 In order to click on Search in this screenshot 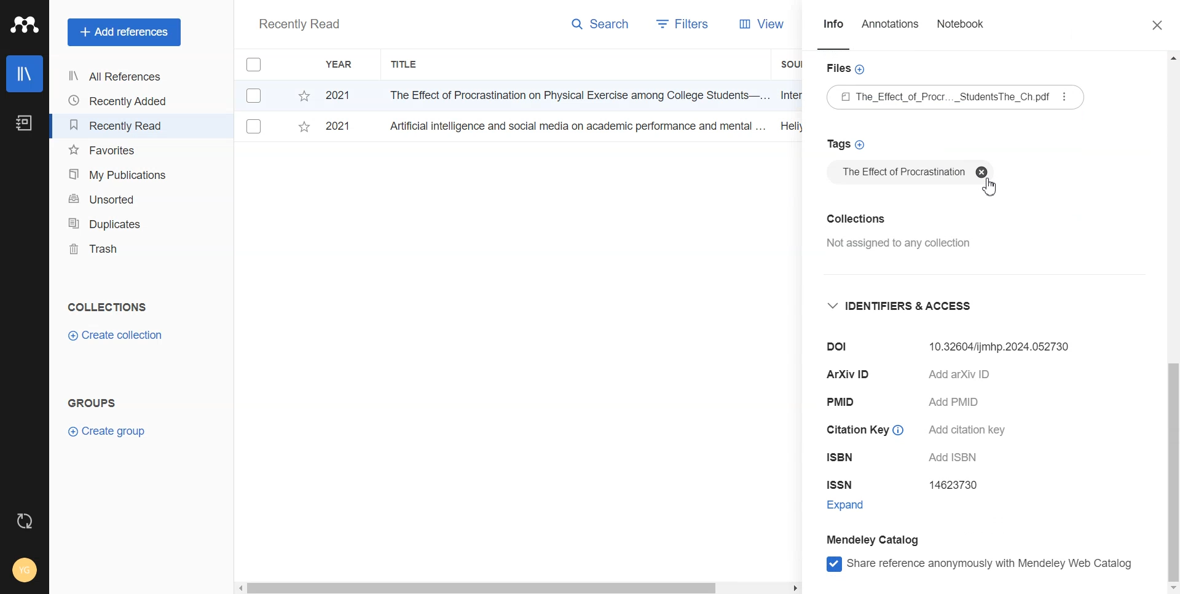, I will do `click(601, 26)`.